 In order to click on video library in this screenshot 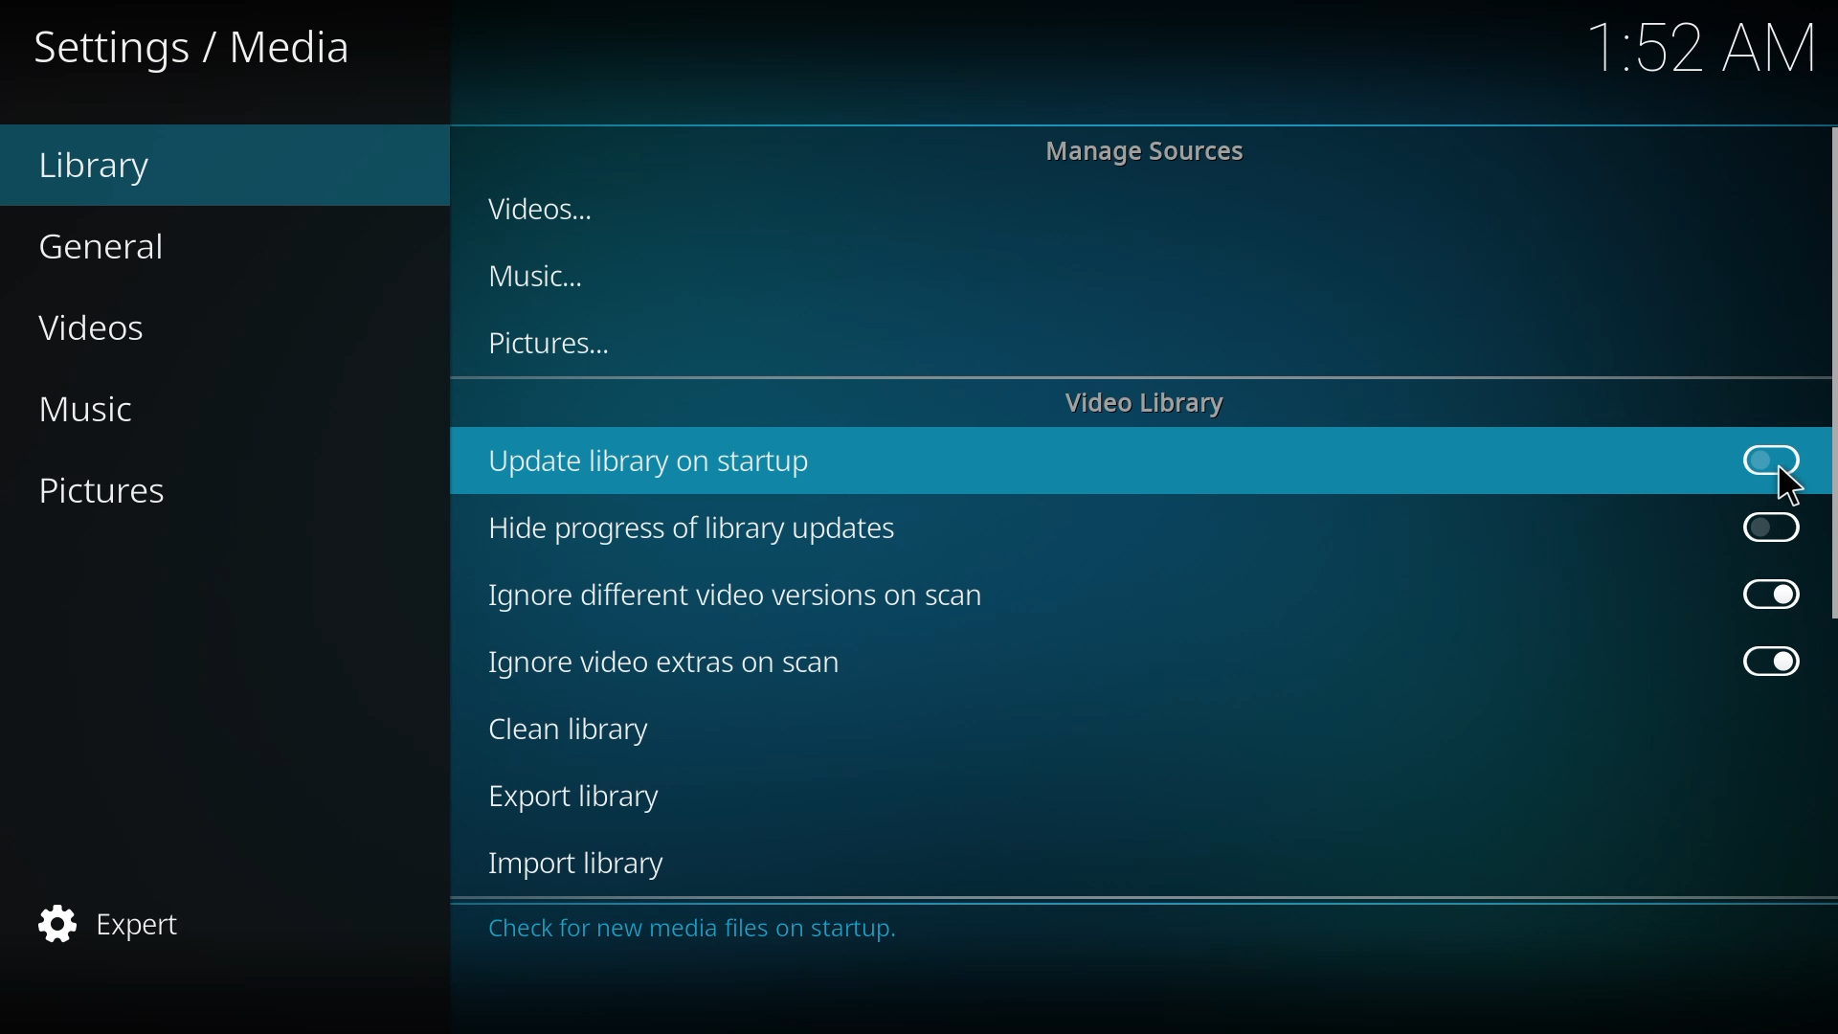, I will do `click(1150, 404)`.